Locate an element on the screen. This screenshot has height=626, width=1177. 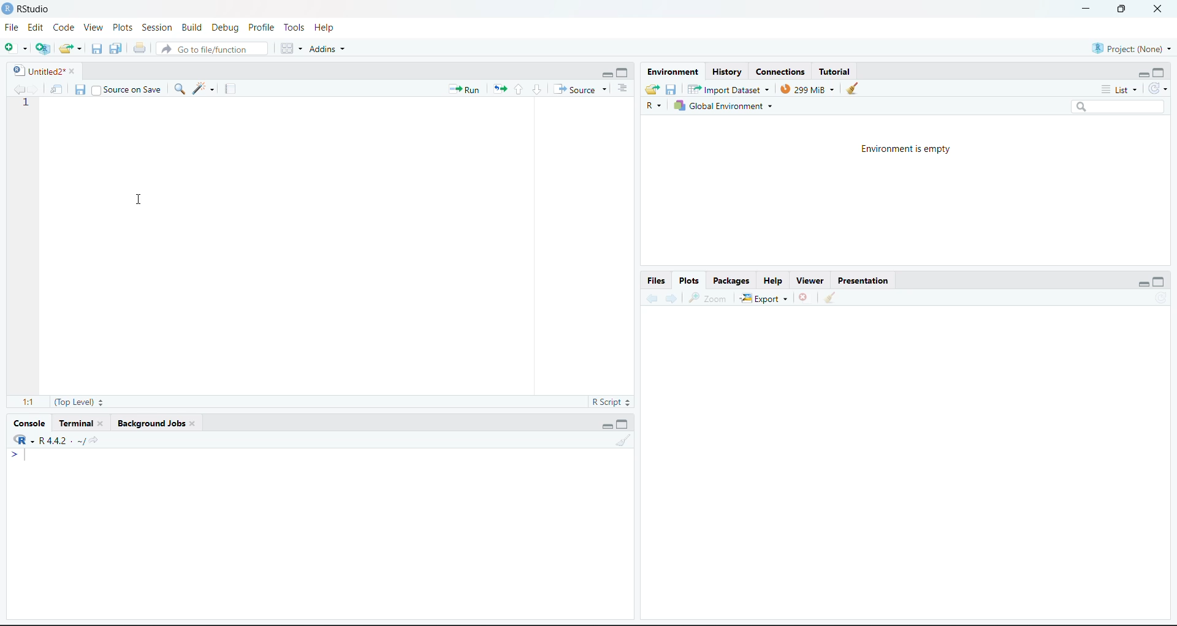
New file is located at coordinates (16, 49).